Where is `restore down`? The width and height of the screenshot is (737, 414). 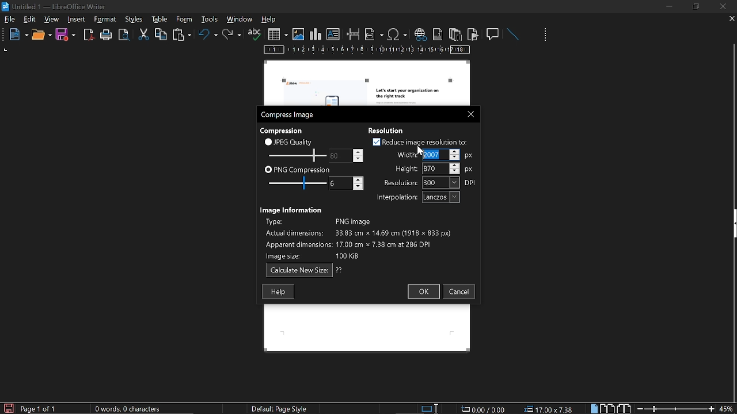
restore down is located at coordinates (697, 6).